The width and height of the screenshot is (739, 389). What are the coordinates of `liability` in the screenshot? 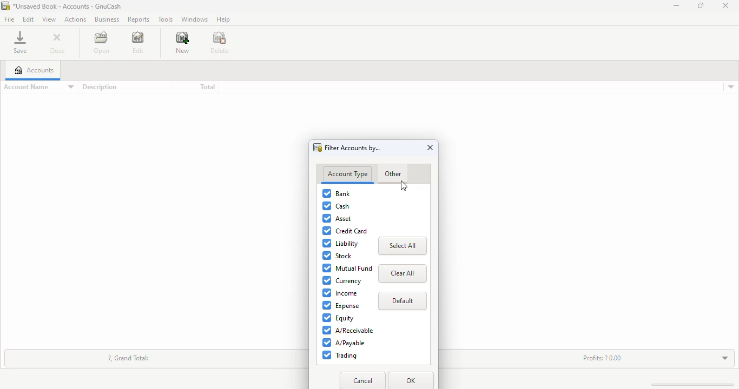 It's located at (341, 244).